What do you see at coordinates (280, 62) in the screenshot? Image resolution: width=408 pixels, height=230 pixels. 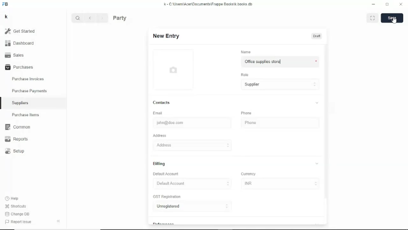 I see `Office supplies store` at bounding box center [280, 62].